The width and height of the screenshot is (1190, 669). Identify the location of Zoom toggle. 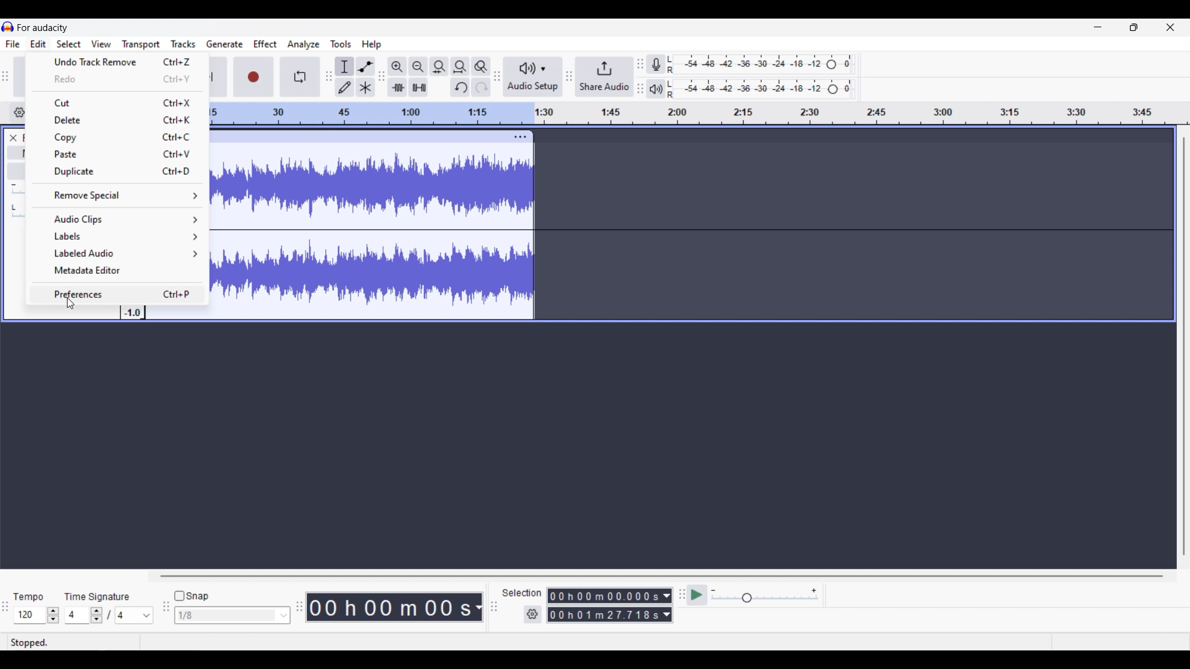
(480, 67).